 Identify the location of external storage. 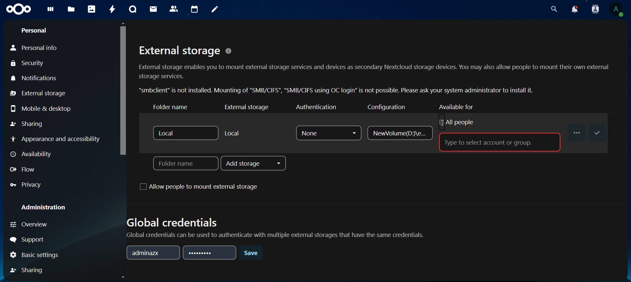
(246, 107).